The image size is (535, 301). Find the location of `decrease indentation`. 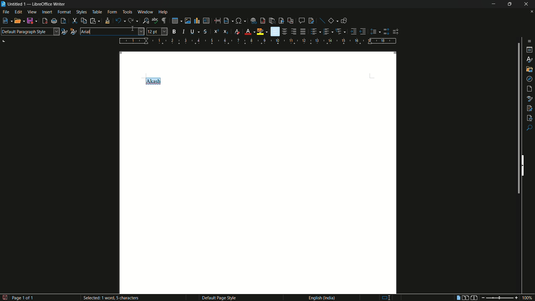

decrease indentation is located at coordinates (363, 31).